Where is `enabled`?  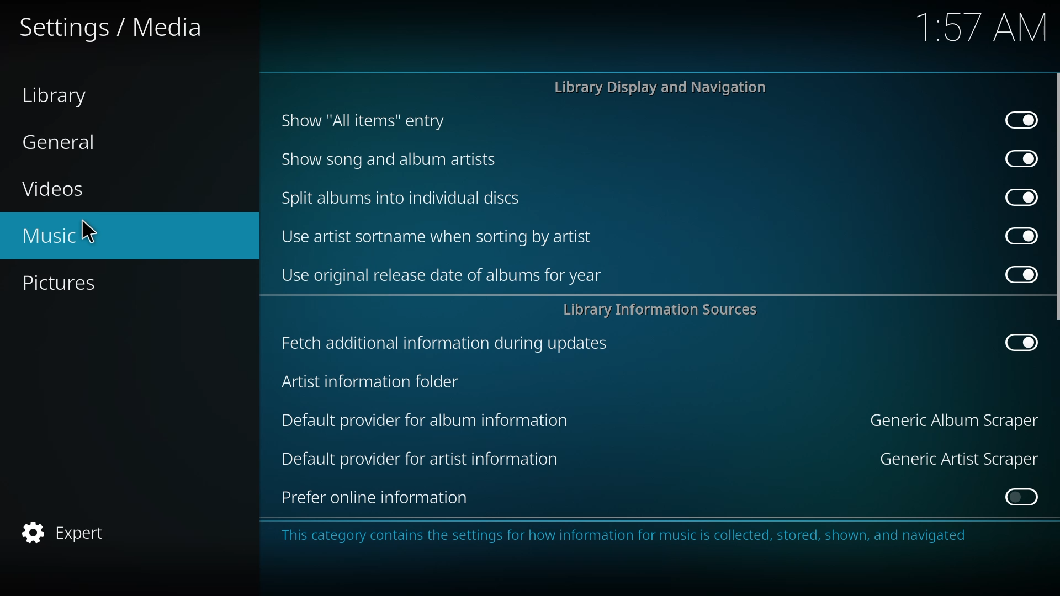
enabled is located at coordinates (1021, 120).